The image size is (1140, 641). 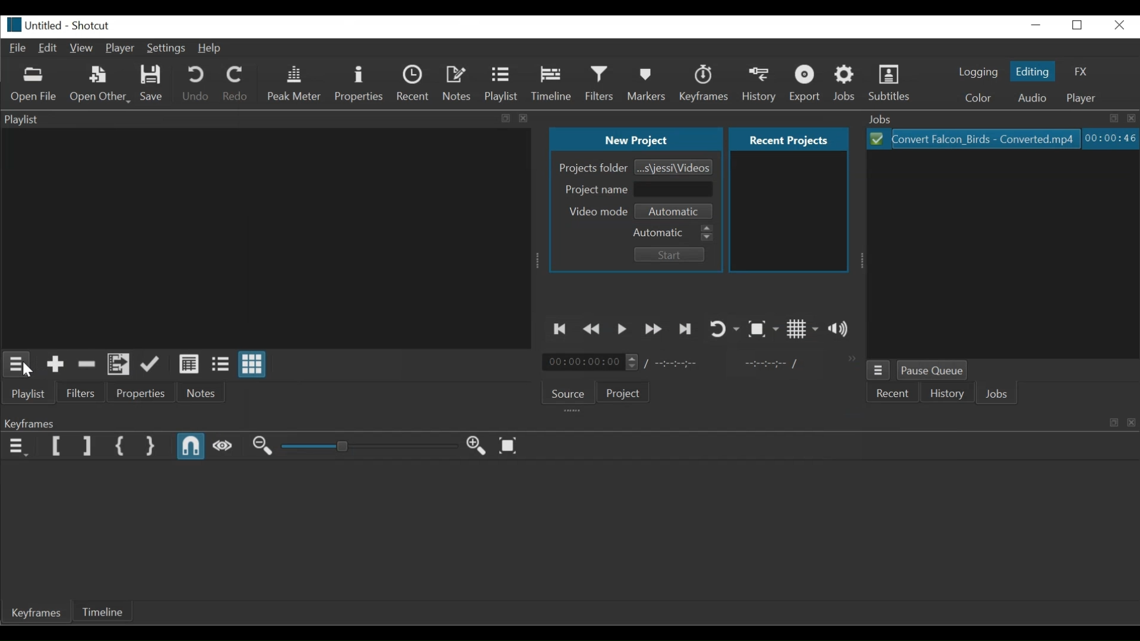 I want to click on Set Filter First, so click(x=58, y=446).